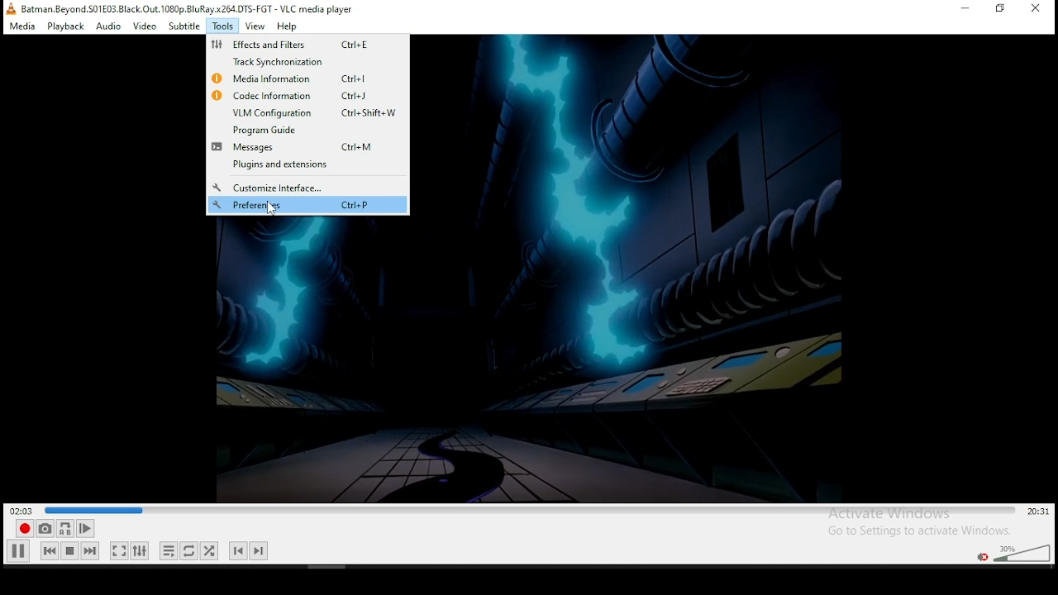  What do you see at coordinates (83, 529) in the screenshot?
I see `frame by frame` at bounding box center [83, 529].